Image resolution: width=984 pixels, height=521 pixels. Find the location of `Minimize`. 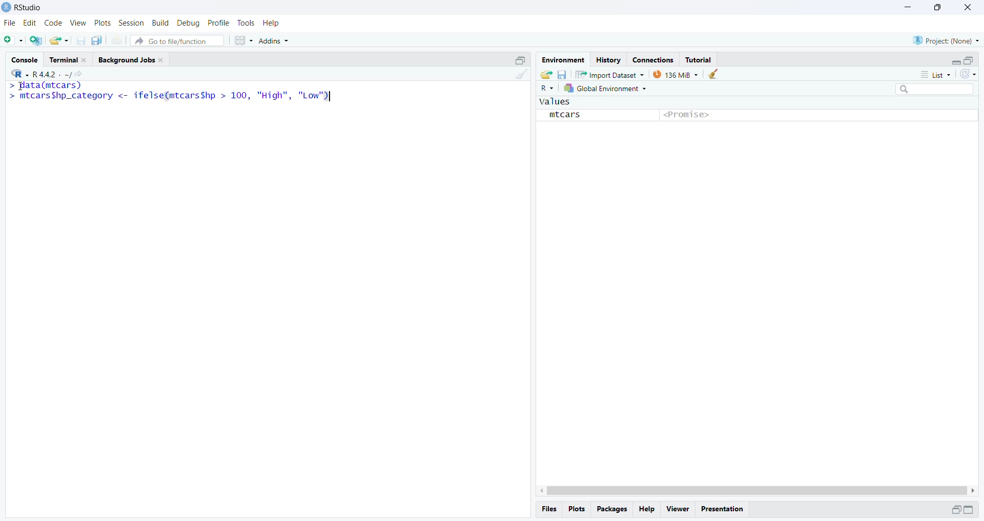

Minimize is located at coordinates (954, 510).